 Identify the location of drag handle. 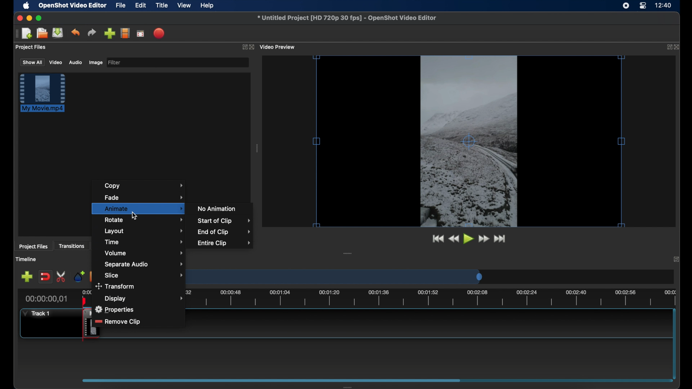
(257, 149).